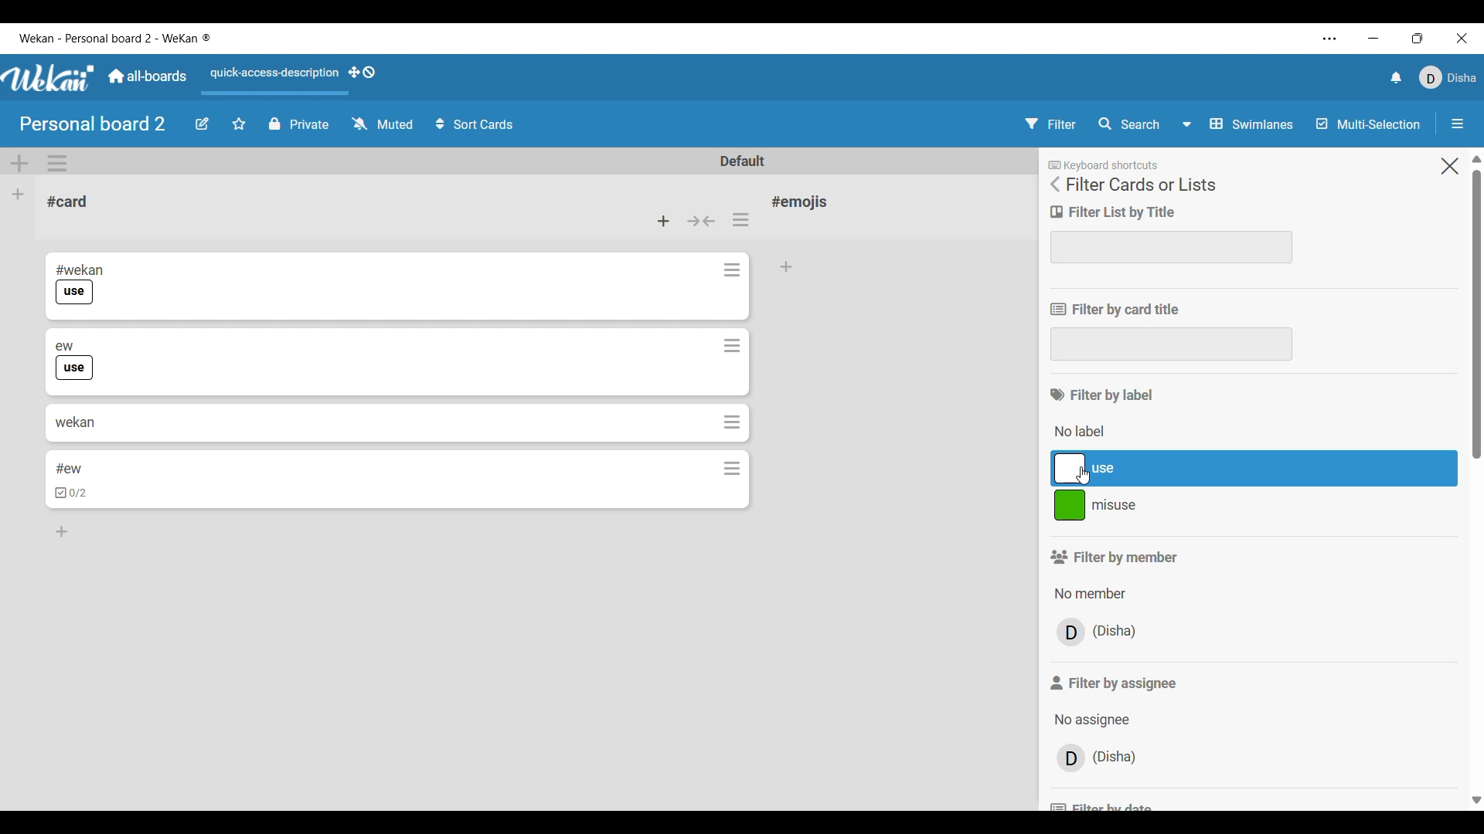 The width and height of the screenshot is (1484, 834). What do you see at coordinates (19, 164) in the screenshot?
I see `Add swimlane` at bounding box center [19, 164].